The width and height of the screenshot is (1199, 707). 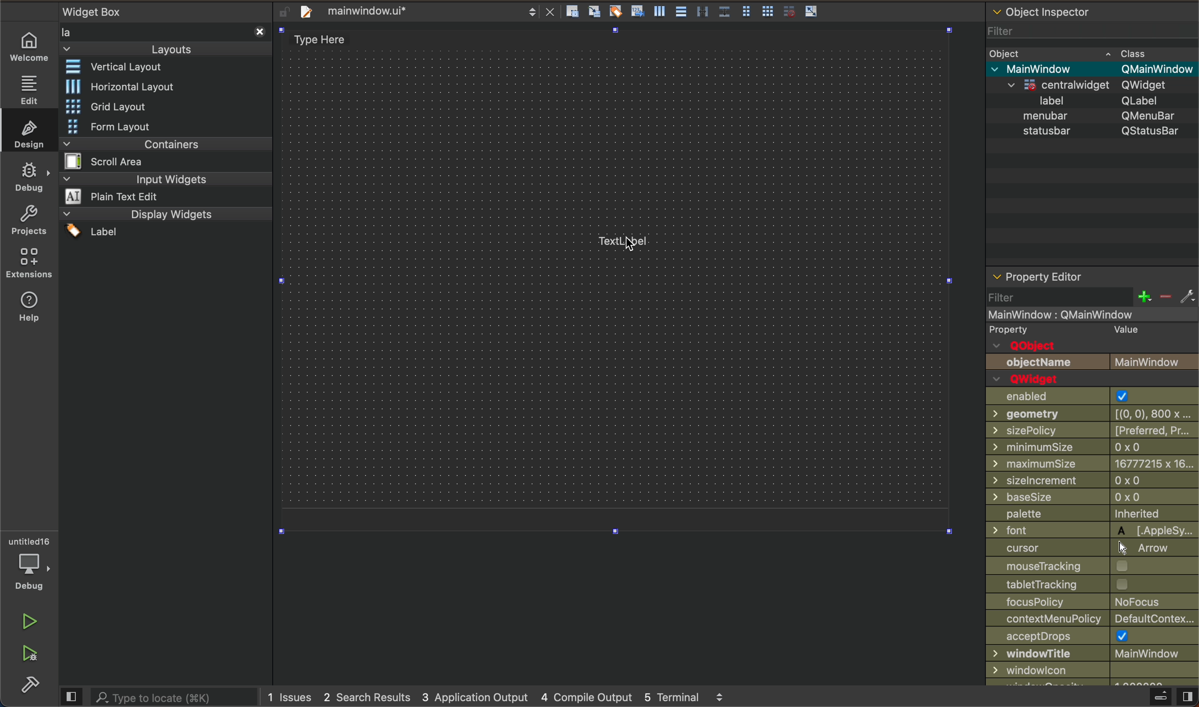 I want to click on widget box, so click(x=163, y=30).